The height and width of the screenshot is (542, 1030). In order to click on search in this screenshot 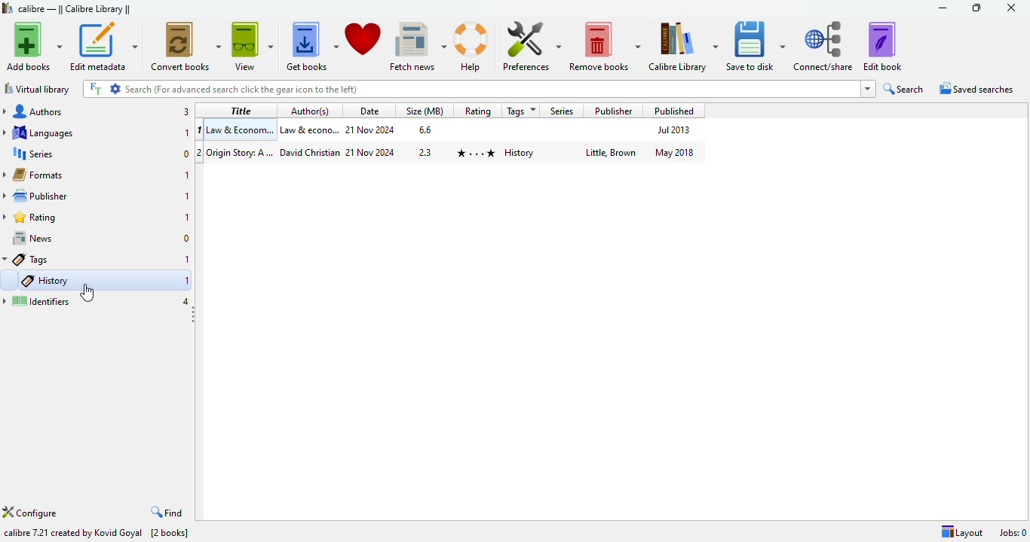, I will do `click(470, 89)`.